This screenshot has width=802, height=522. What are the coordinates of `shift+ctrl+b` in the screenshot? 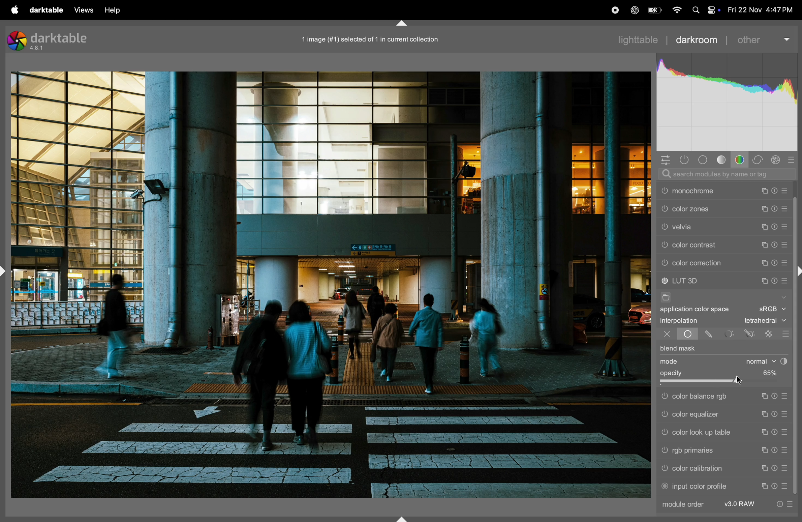 It's located at (400, 518).